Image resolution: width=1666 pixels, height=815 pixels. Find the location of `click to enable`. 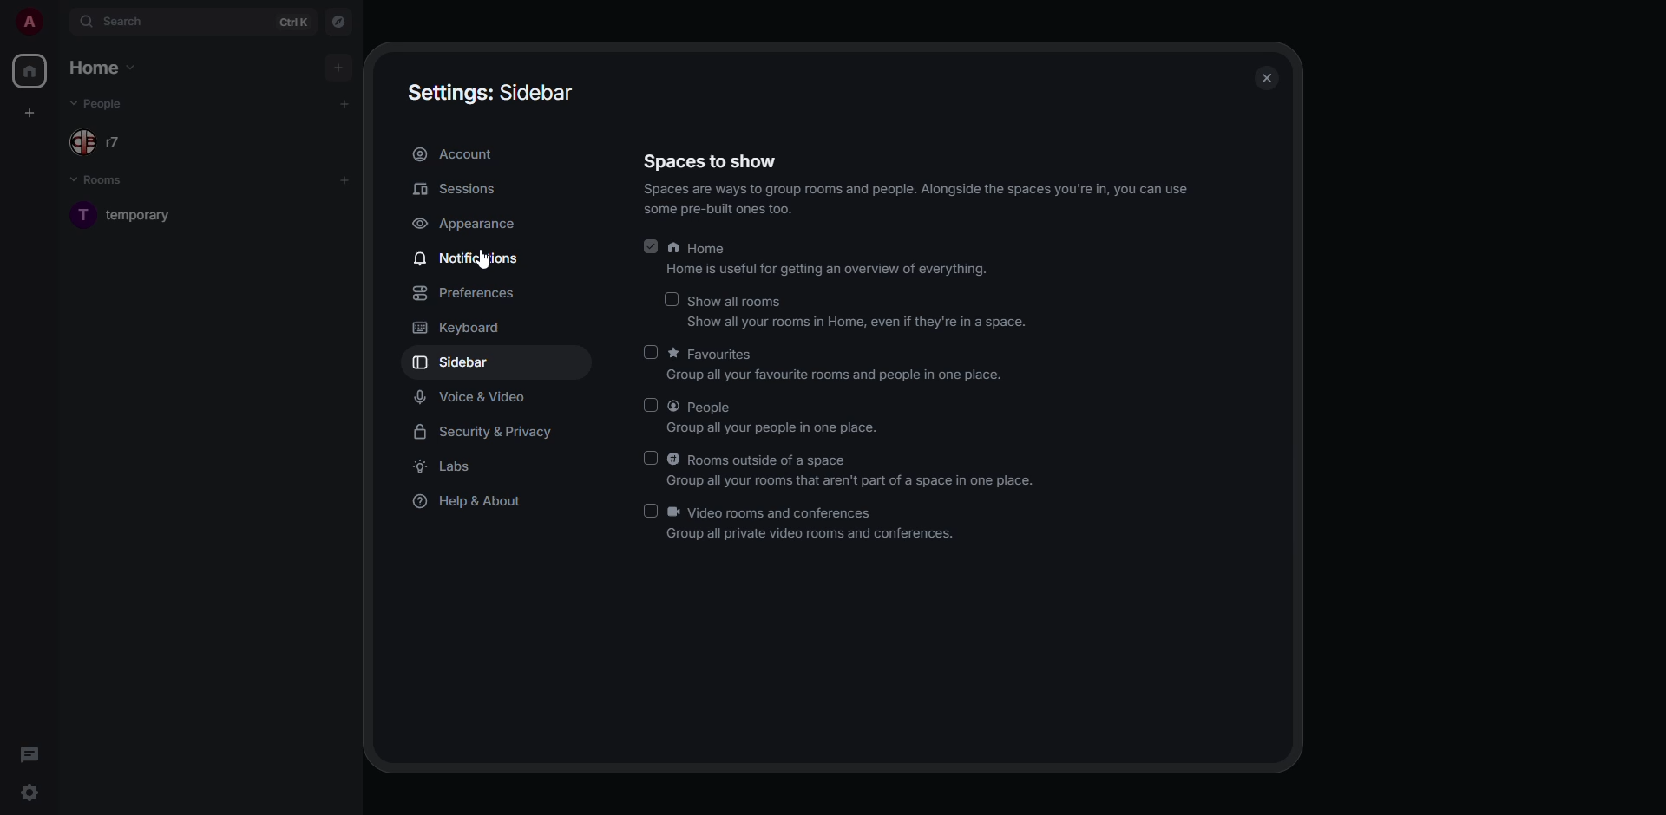

click to enable is located at coordinates (651, 351).